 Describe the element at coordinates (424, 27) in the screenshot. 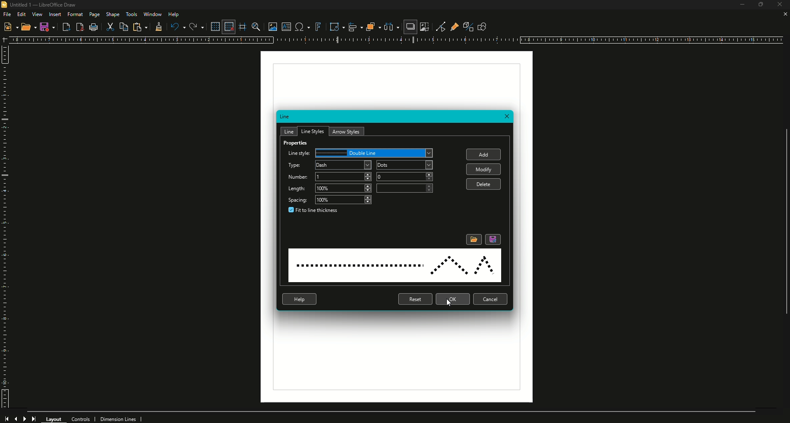

I see `Crop Image` at that location.